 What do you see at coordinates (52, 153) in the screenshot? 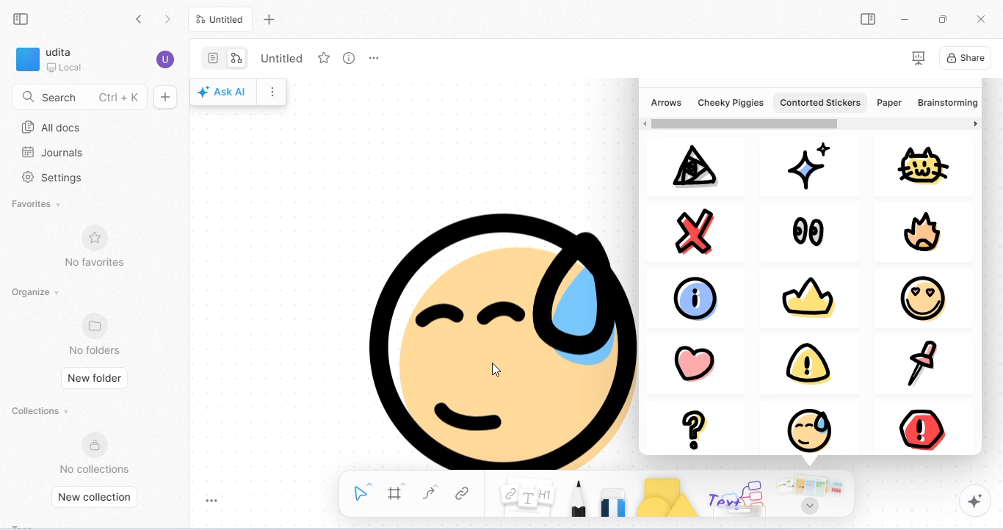
I see `journals` at bounding box center [52, 153].